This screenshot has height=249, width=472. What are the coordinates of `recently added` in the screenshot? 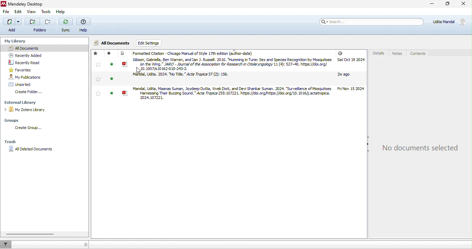 It's located at (27, 55).